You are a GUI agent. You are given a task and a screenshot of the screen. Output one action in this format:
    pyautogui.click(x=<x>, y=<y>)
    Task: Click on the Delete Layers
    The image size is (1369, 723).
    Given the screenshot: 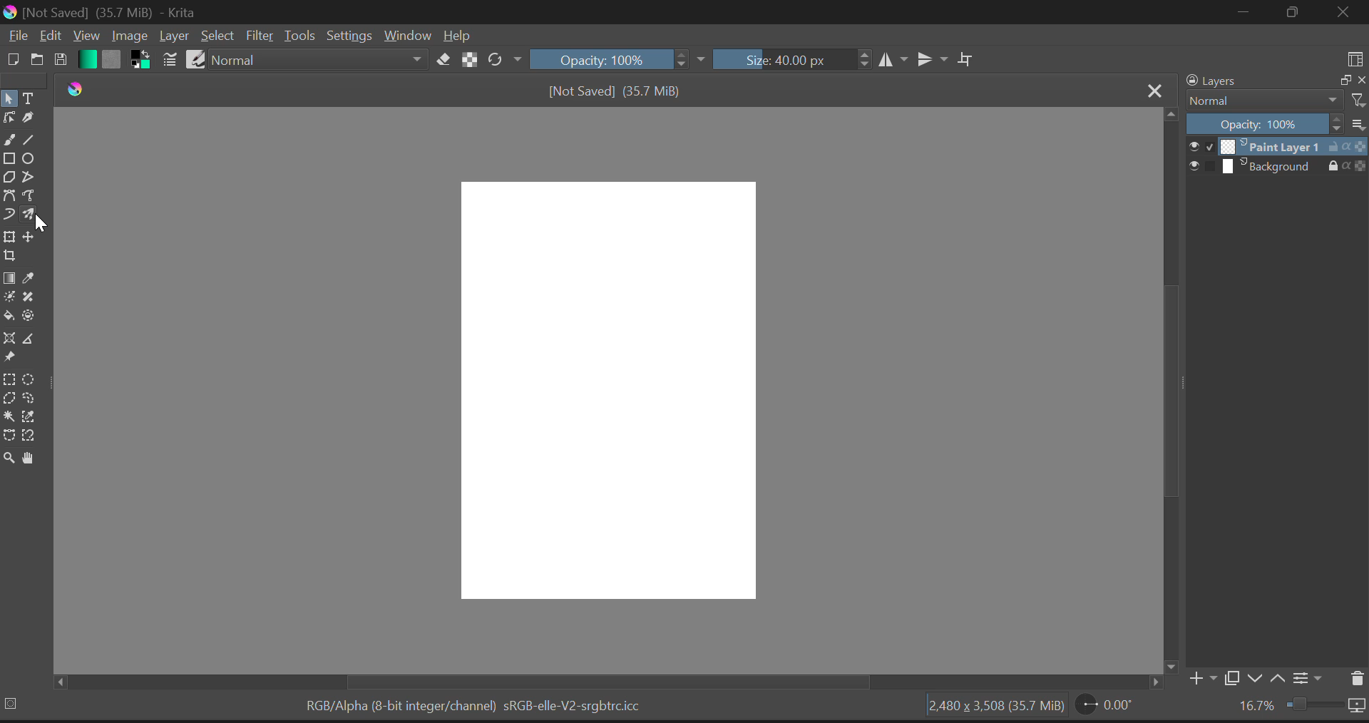 What is the action you would take?
    pyautogui.click(x=1355, y=677)
    